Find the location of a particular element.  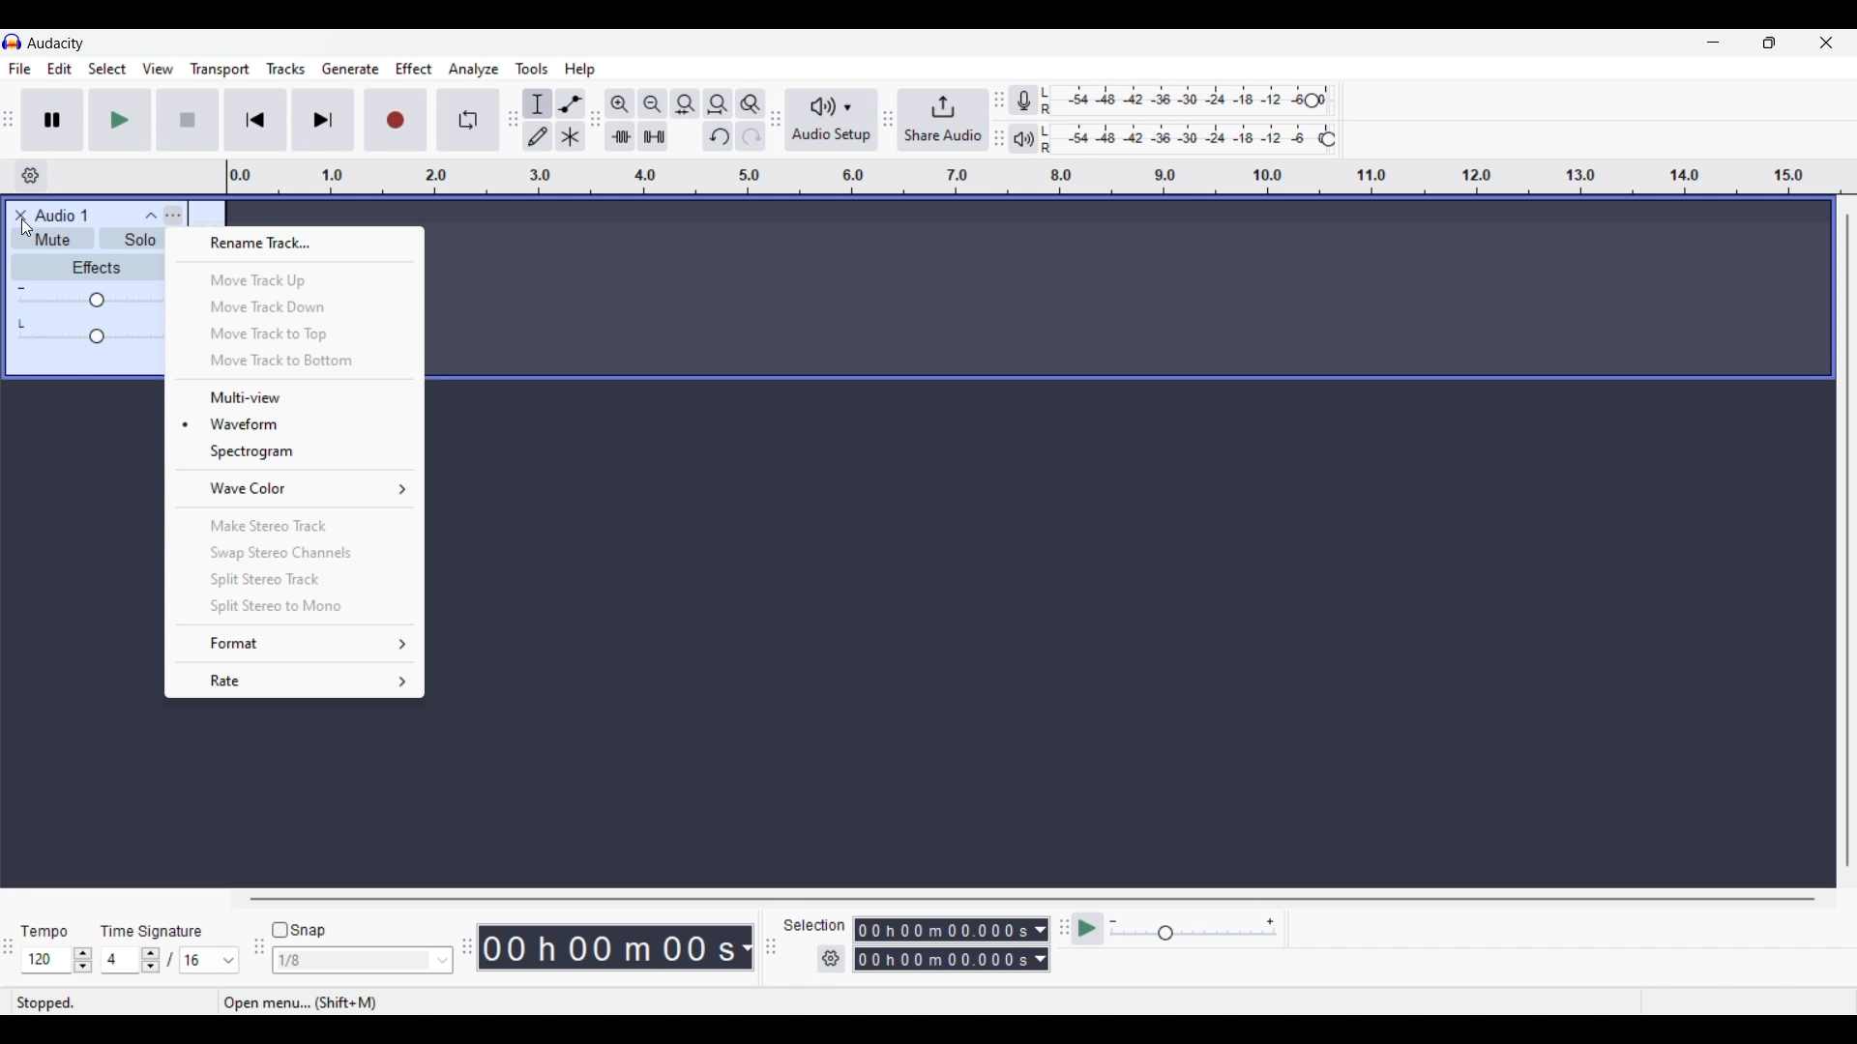

Select menu is located at coordinates (107, 70).